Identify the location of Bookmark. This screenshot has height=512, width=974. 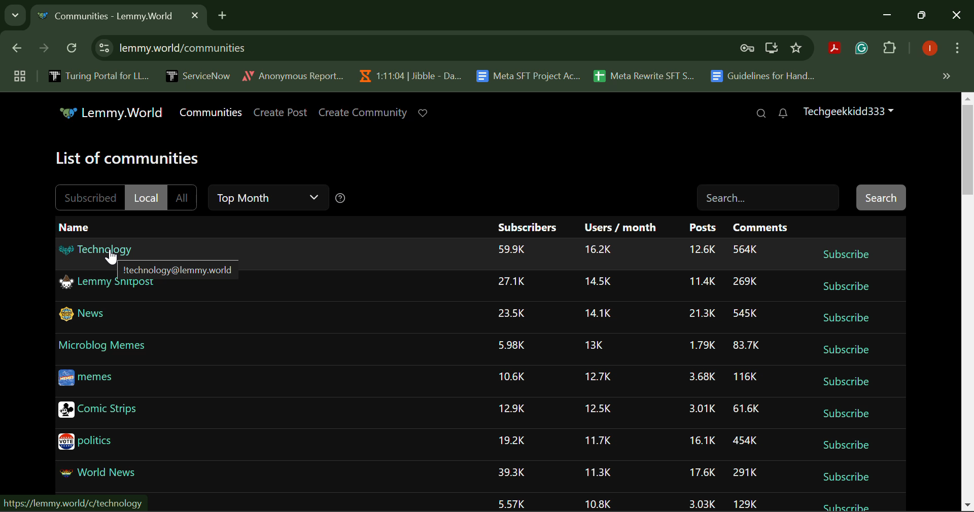
(797, 48).